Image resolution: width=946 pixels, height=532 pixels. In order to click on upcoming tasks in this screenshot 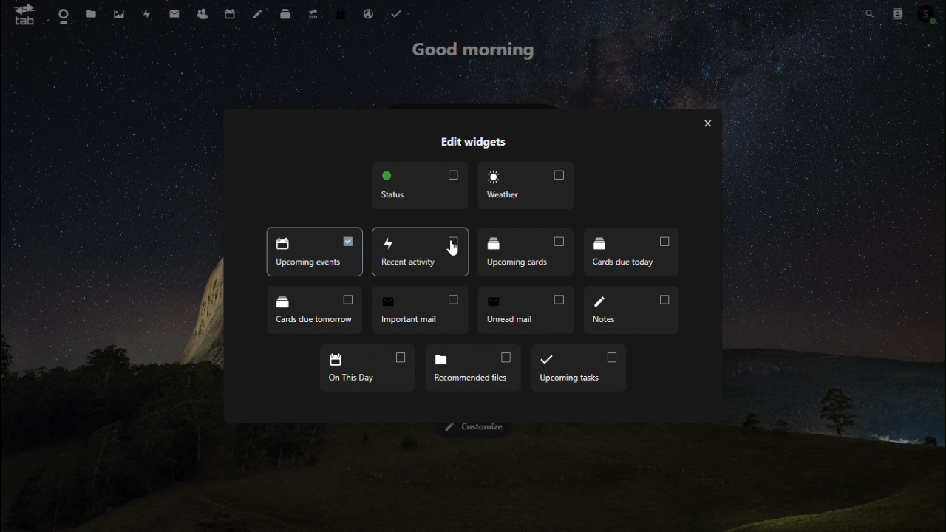, I will do `click(578, 367)`.